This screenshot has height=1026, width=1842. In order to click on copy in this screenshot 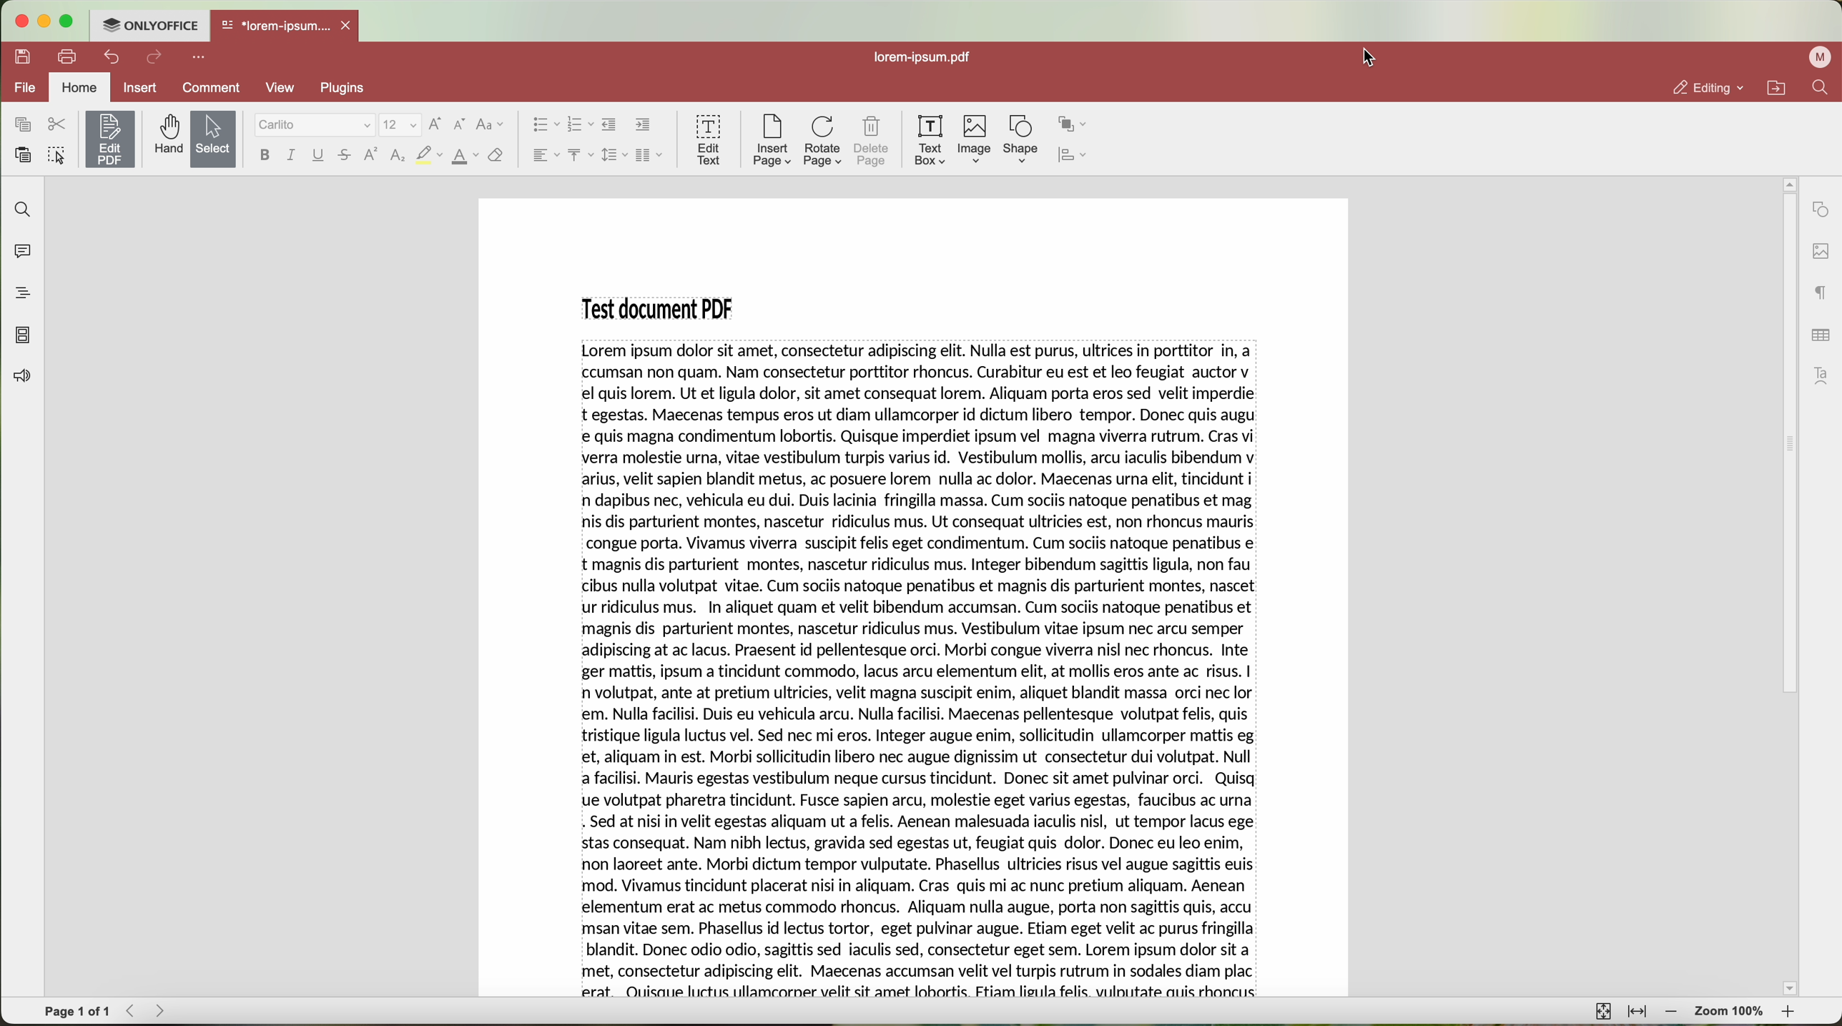, I will do `click(22, 124)`.